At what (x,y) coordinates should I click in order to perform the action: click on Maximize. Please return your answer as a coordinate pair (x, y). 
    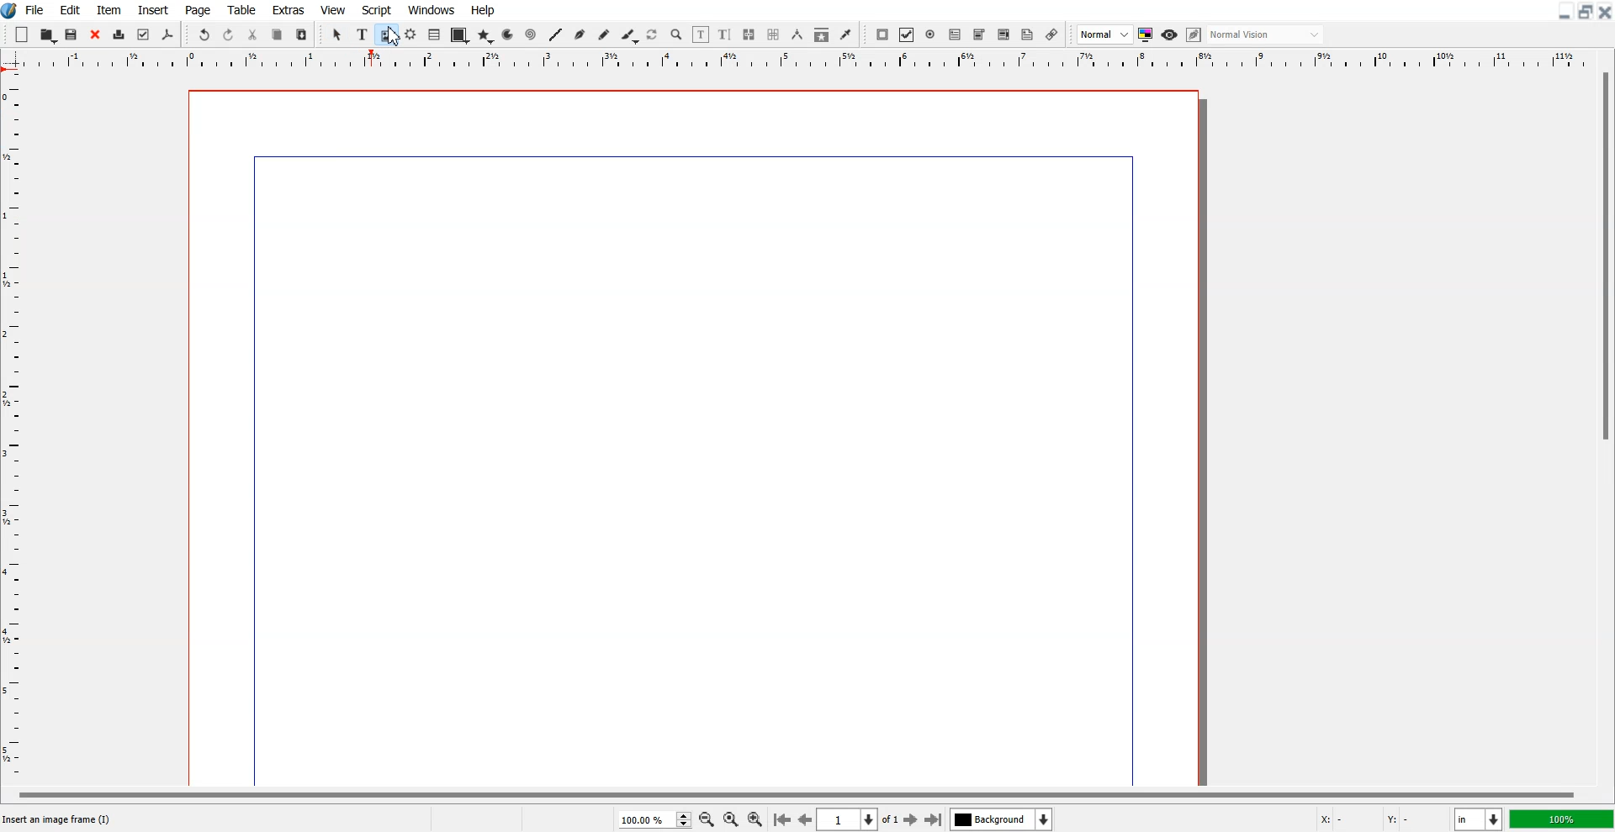
    Looking at the image, I should click on (1585, 12).